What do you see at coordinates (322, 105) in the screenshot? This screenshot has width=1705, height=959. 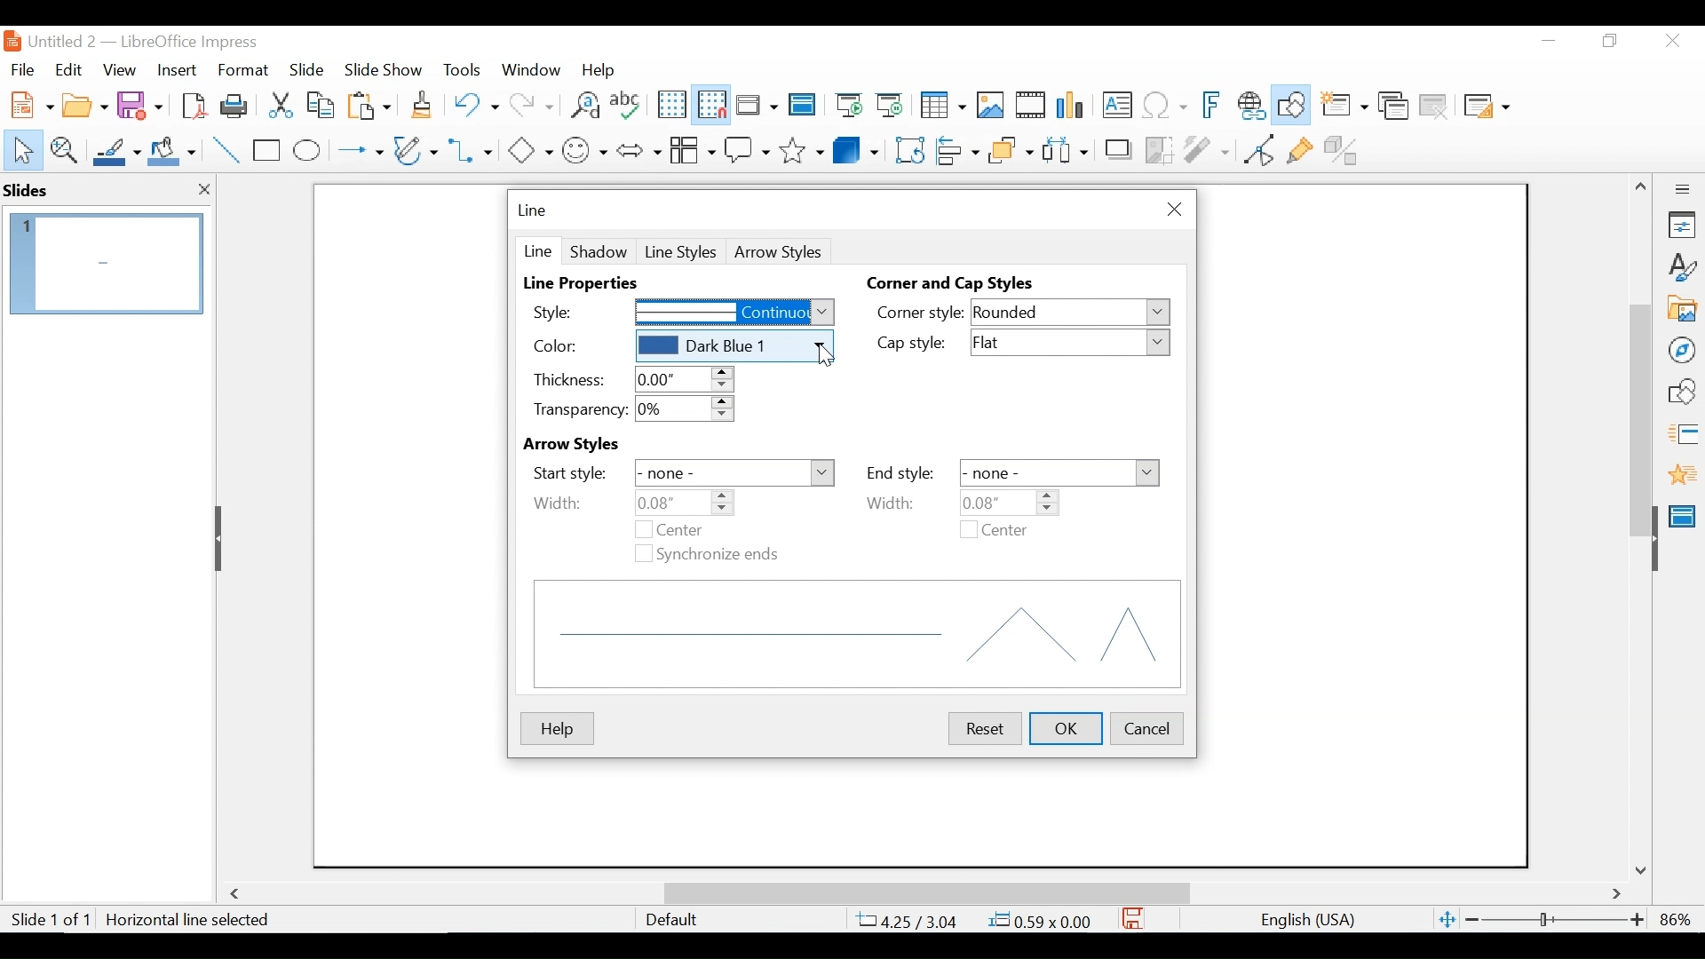 I see `Copy` at bounding box center [322, 105].